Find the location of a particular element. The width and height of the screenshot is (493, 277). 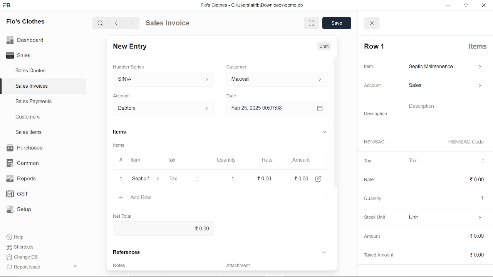

Setup is located at coordinates (21, 209).